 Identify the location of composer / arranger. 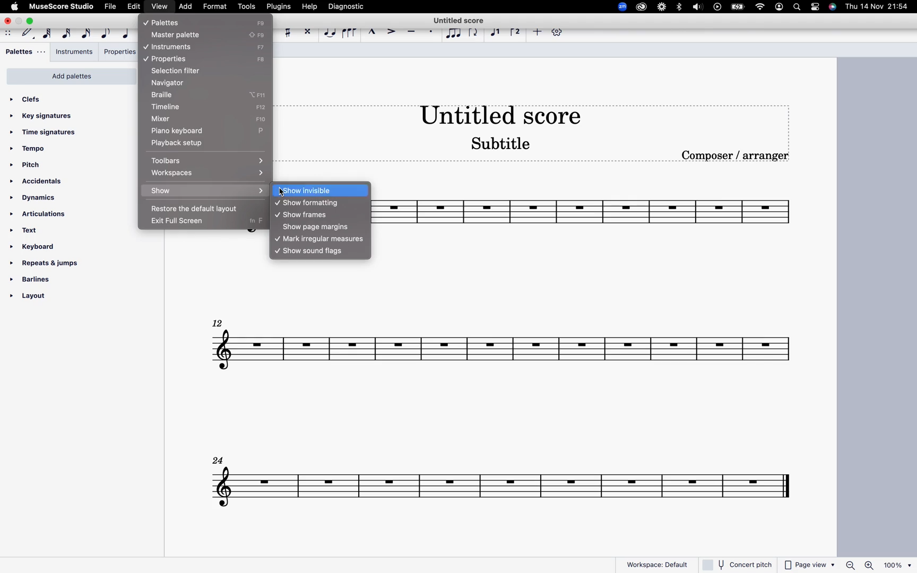
(739, 157).